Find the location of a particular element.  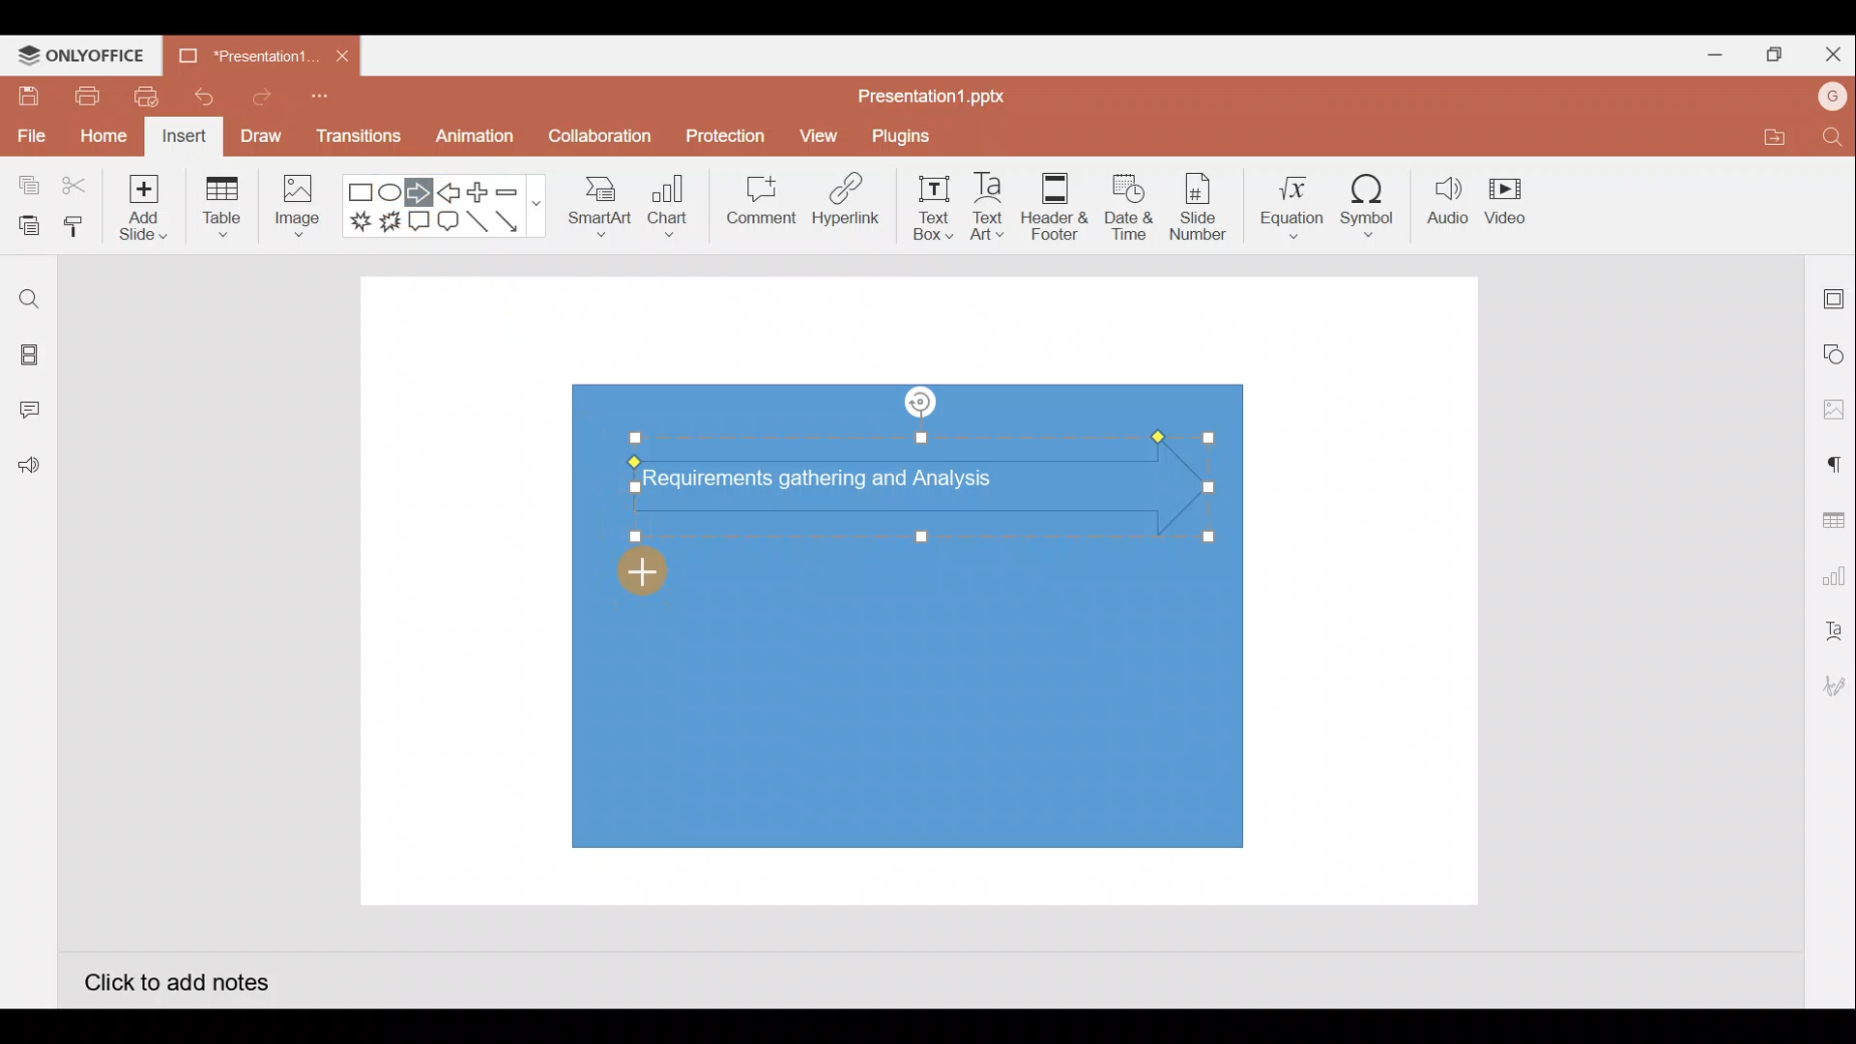

Add slide is located at coordinates (140, 203).